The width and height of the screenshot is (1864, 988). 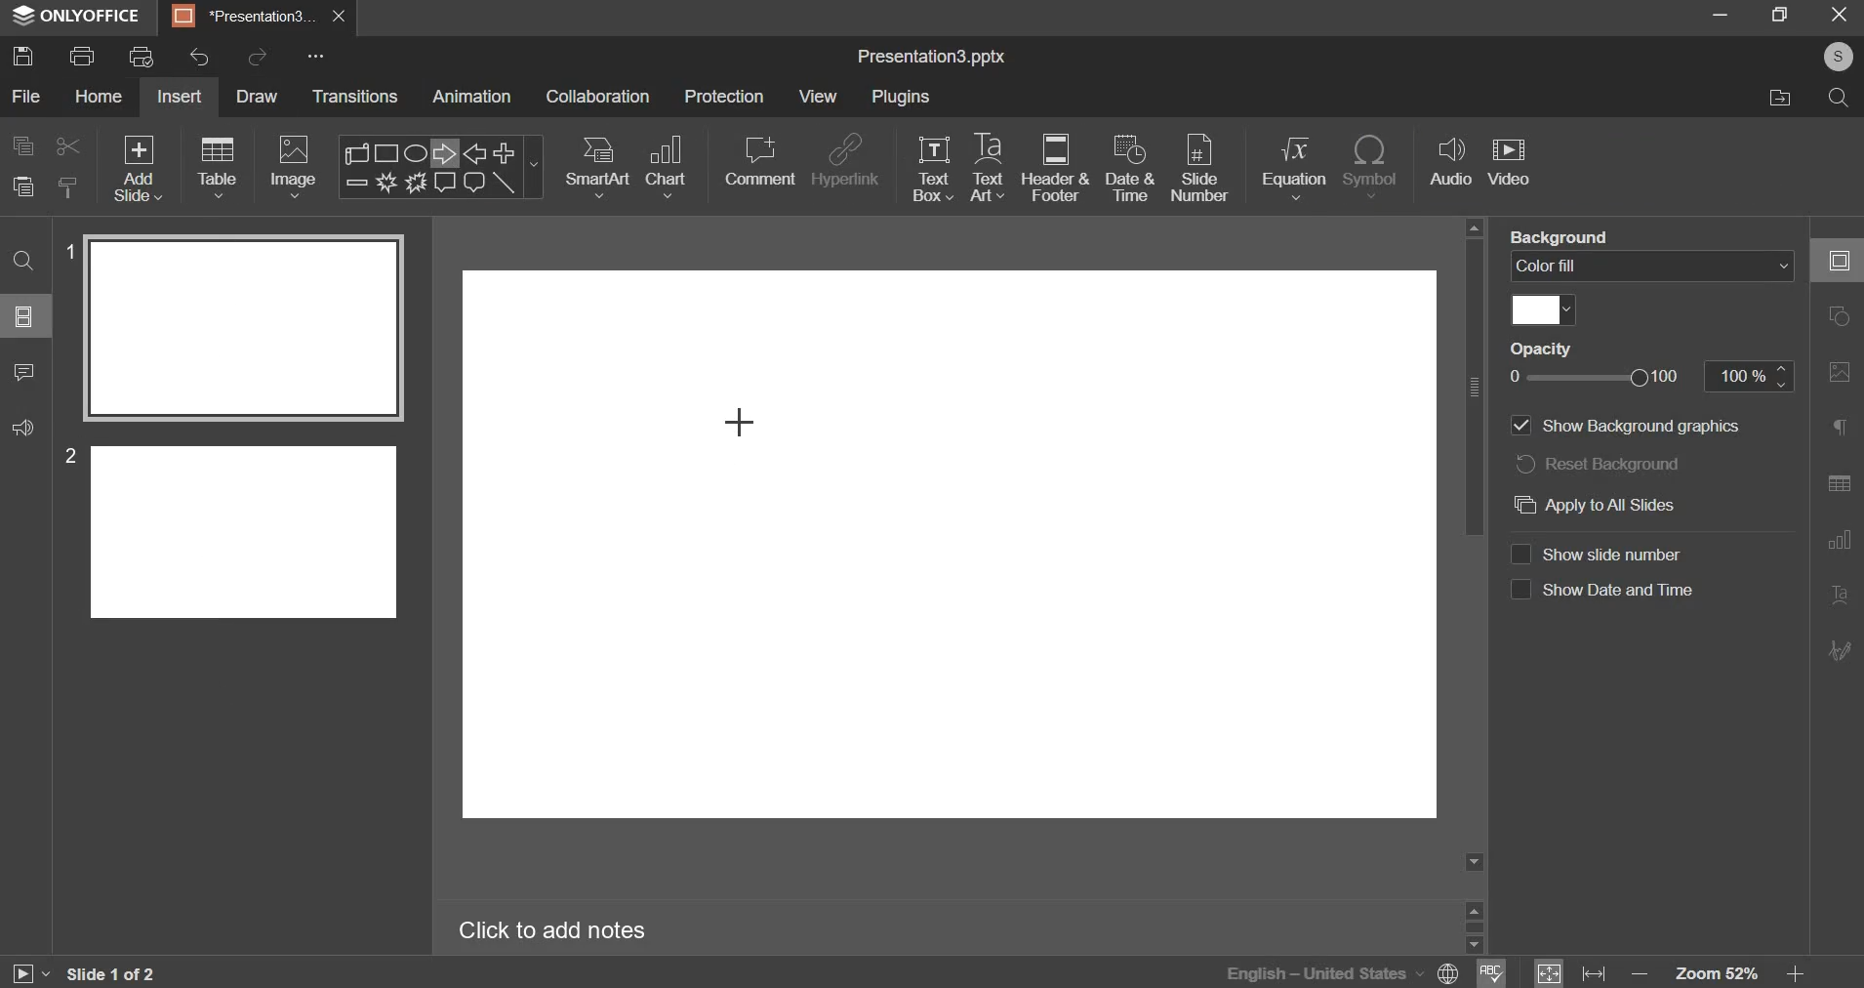 I want to click on customize quick access, so click(x=316, y=56).